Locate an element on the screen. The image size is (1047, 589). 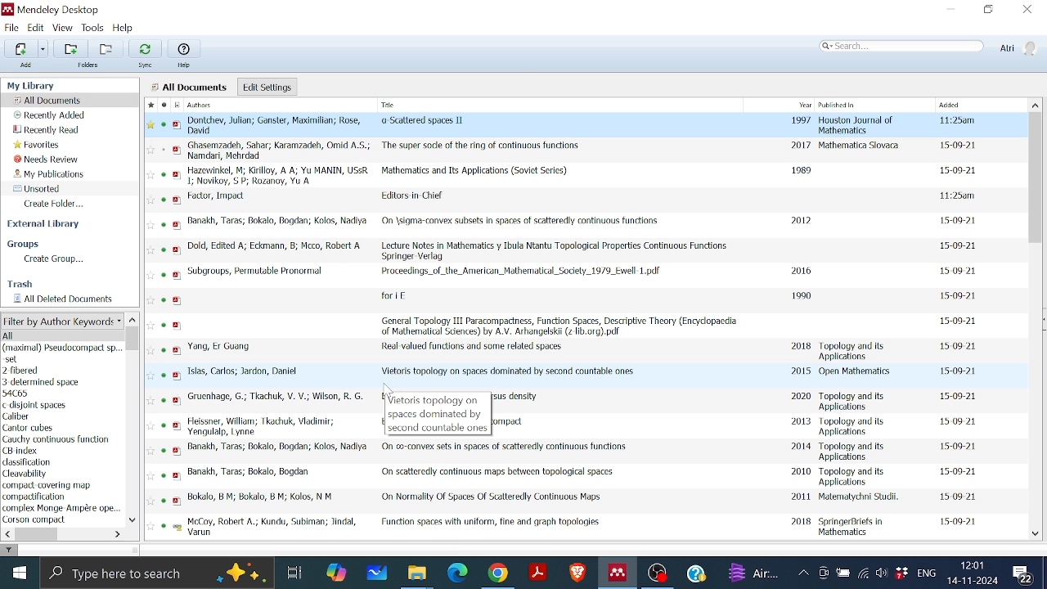
Title is located at coordinates (506, 372).